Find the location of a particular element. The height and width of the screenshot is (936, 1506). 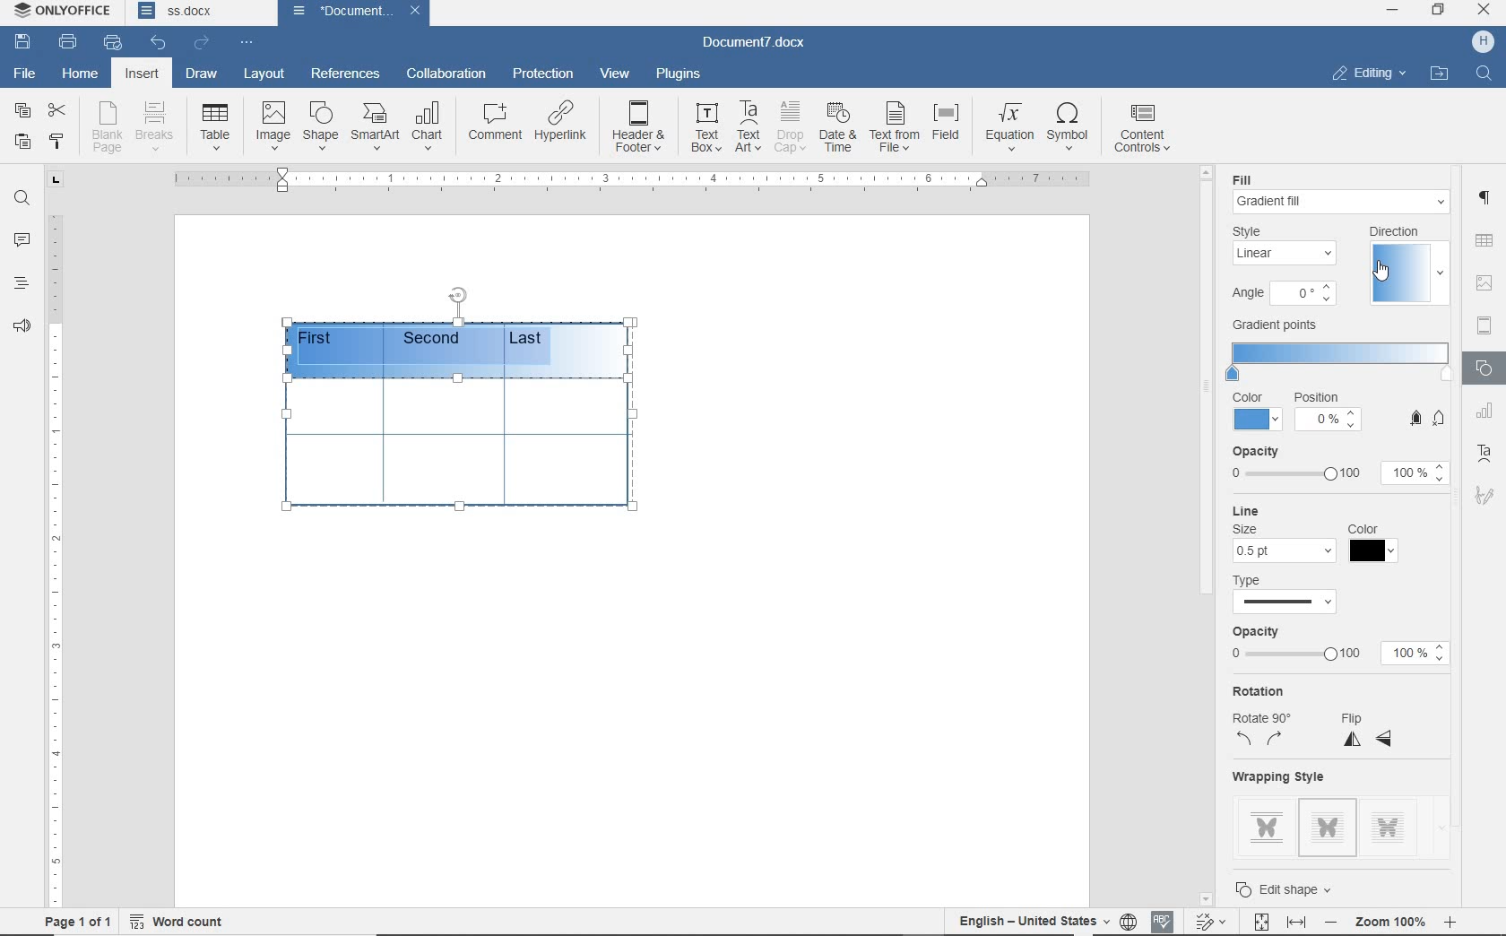

100% is located at coordinates (1415, 654).